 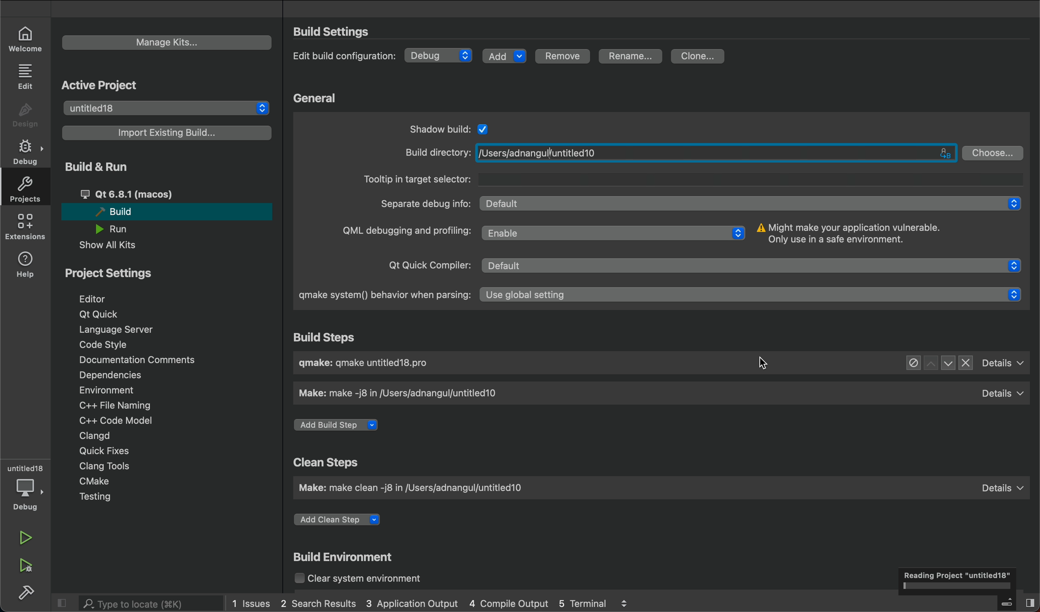 I want to click on Details, so click(x=1002, y=391).